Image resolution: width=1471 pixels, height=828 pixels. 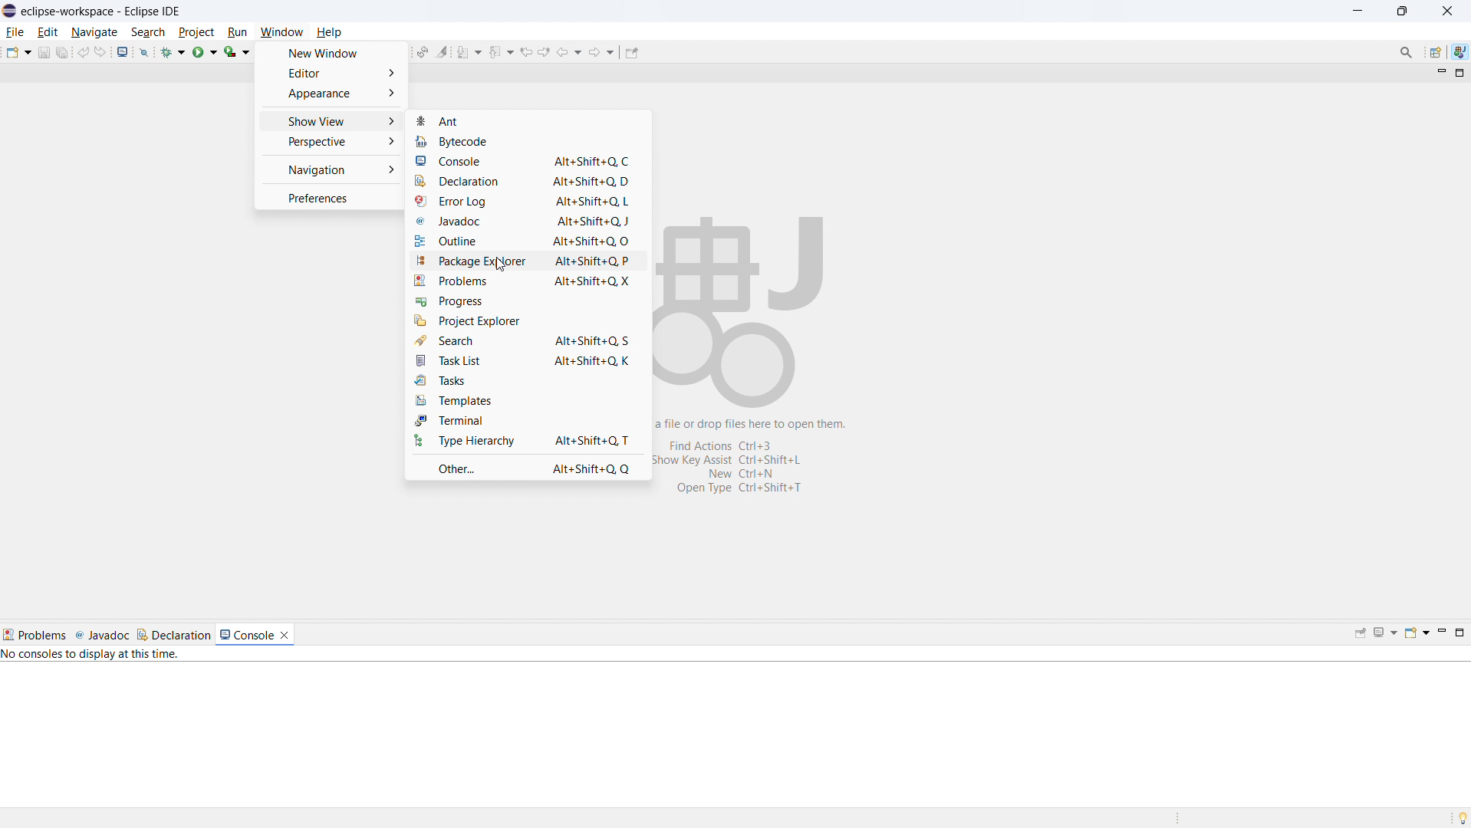 I want to click on error log, so click(x=524, y=202).